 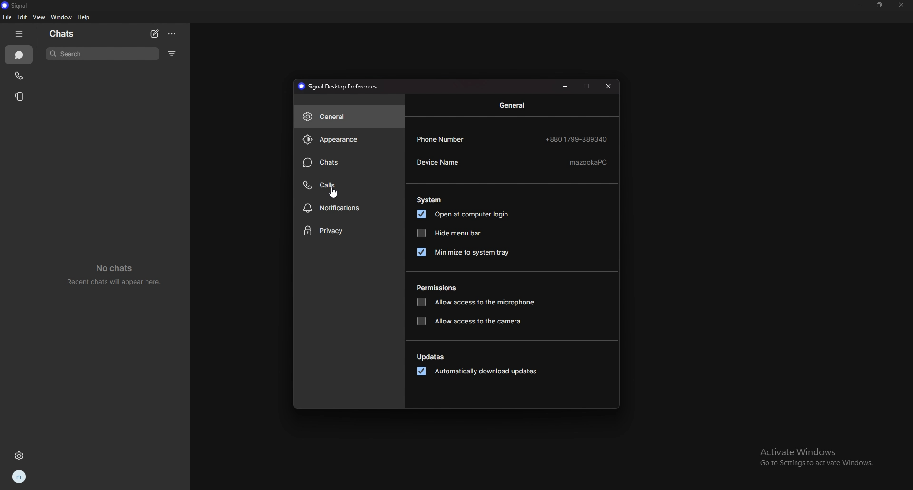 What do you see at coordinates (172, 54) in the screenshot?
I see `filter` at bounding box center [172, 54].